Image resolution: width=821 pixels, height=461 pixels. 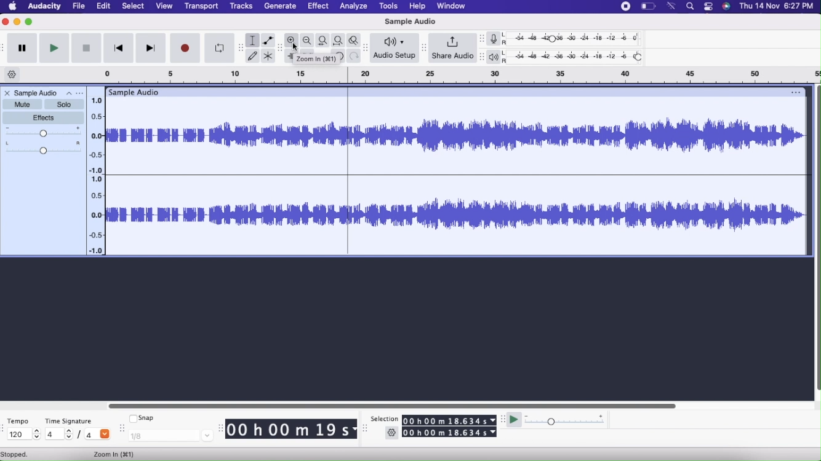 What do you see at coordinates (481, 39) in the screenshot?
I see `resize` at bounding box center [481, 39].